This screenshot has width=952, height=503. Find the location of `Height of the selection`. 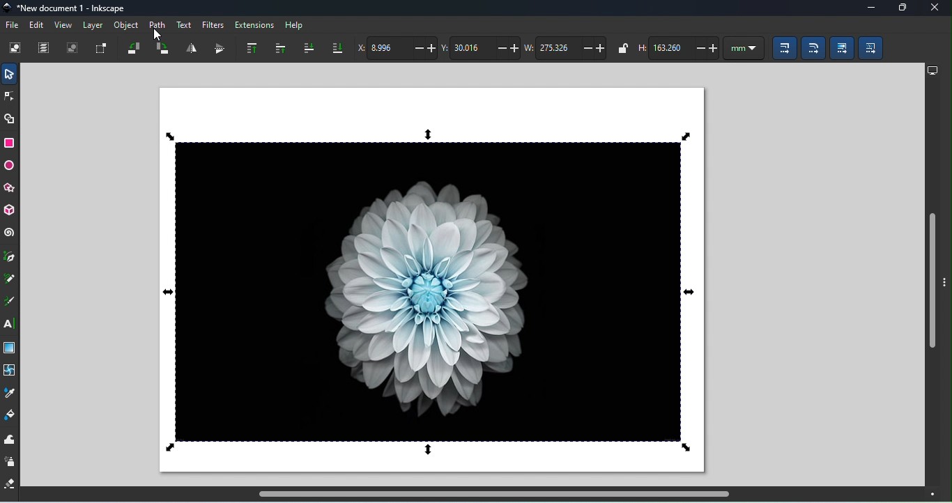

Height of the selection is located at coordinates (678, 49).